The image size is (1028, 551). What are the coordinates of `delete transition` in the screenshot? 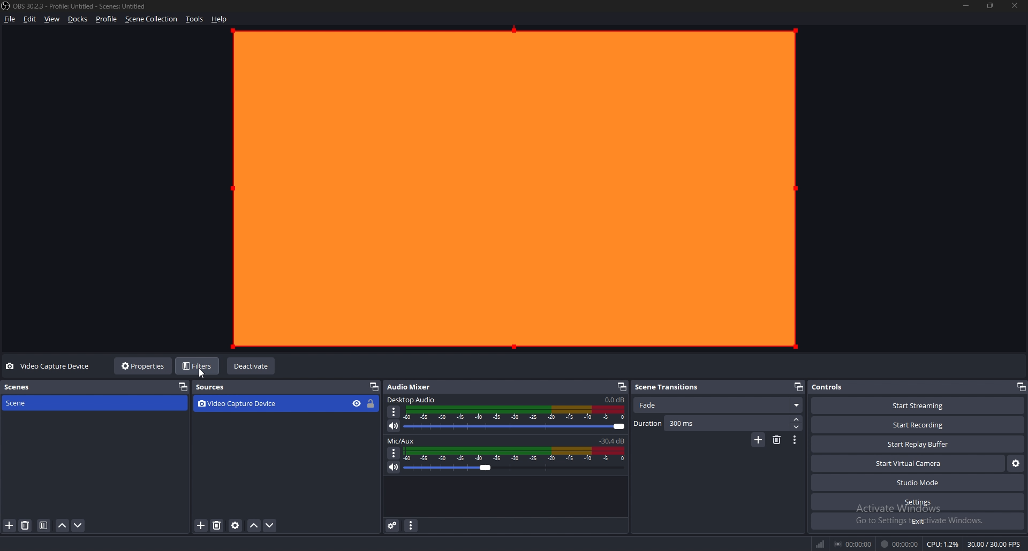 It's located at (777, 440).